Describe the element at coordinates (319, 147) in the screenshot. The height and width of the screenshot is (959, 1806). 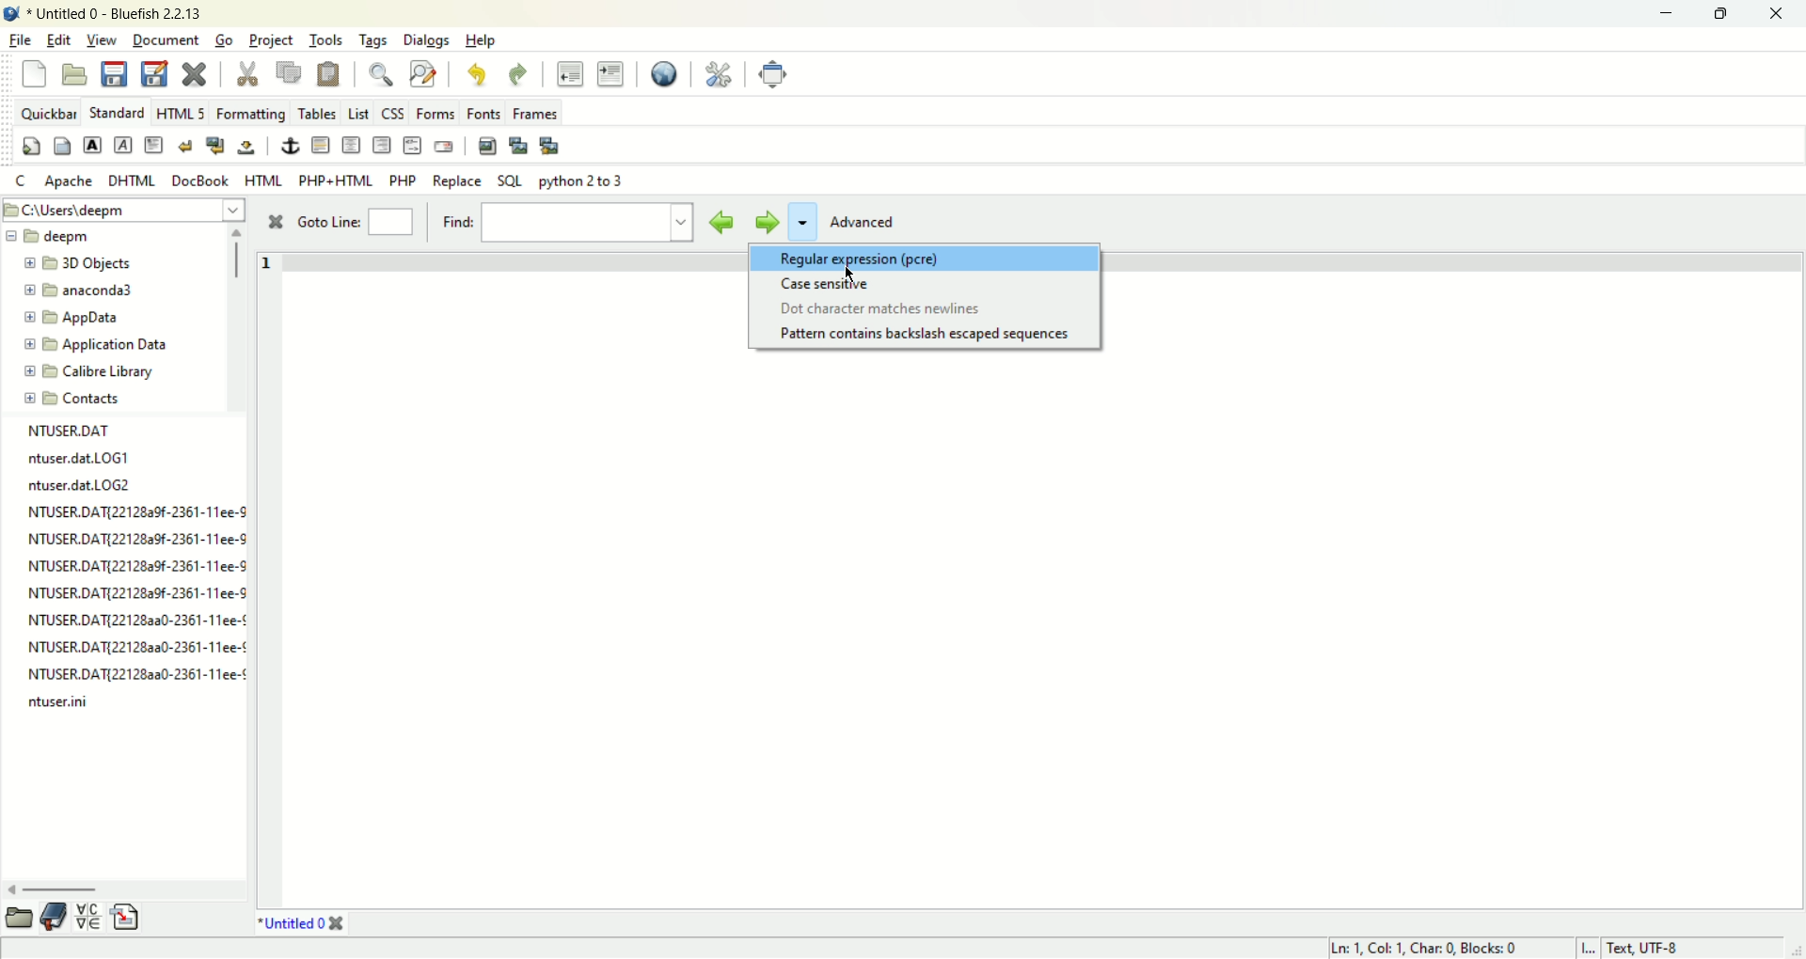
I see `horizontal rule` at that location.